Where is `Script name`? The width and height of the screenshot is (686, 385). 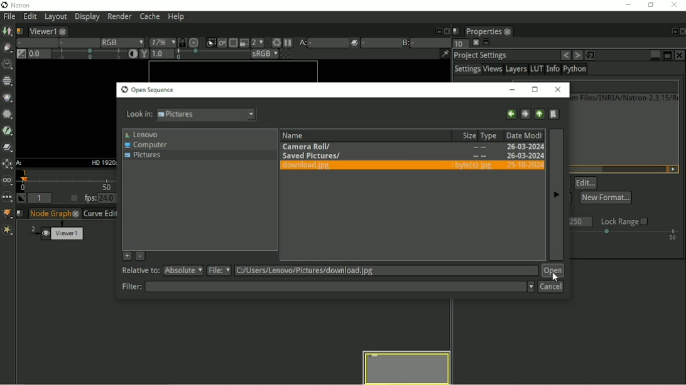 Script name is located at coordinates (21, 214).